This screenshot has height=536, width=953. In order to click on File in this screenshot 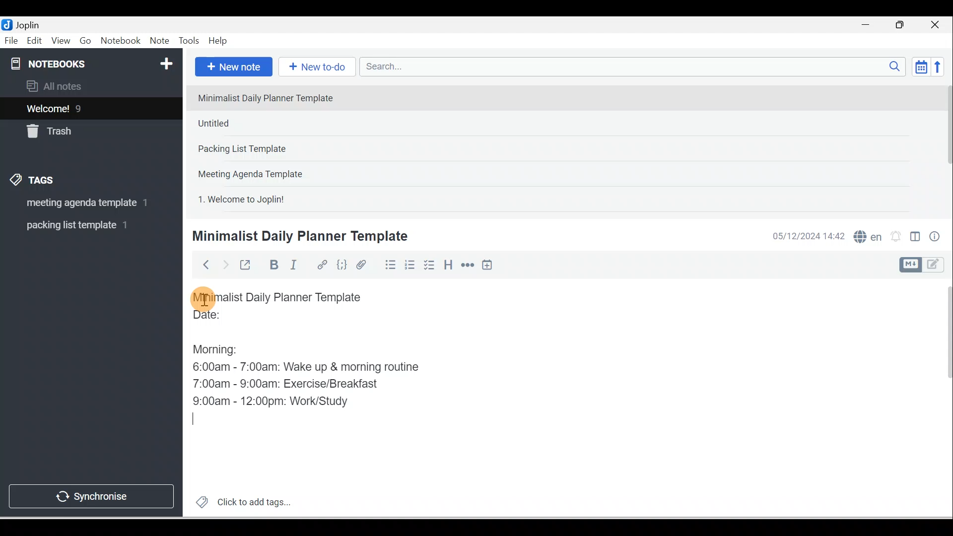, I will do `click(12, 40)`.